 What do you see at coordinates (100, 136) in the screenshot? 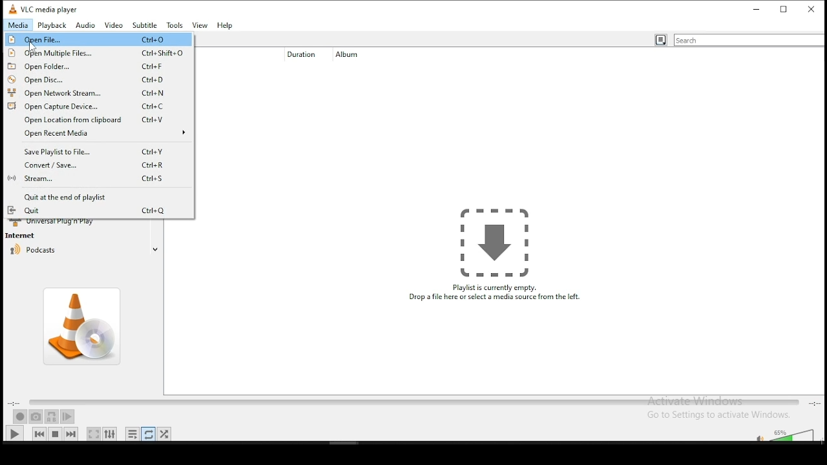
I see `open recent media` at bounding box center [100, 136].